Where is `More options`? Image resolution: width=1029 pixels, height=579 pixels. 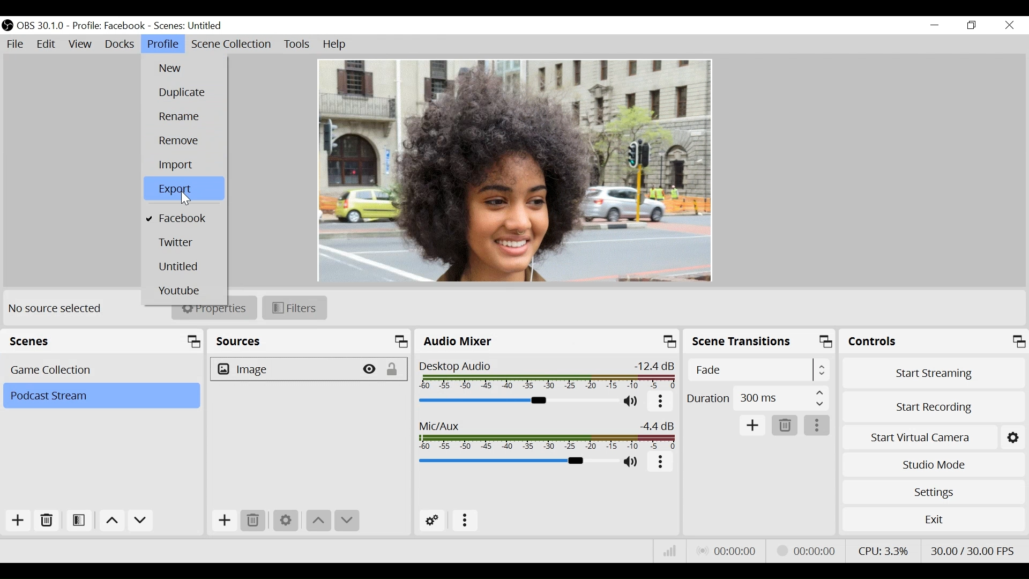 More options is located at coordinates (661, 463).